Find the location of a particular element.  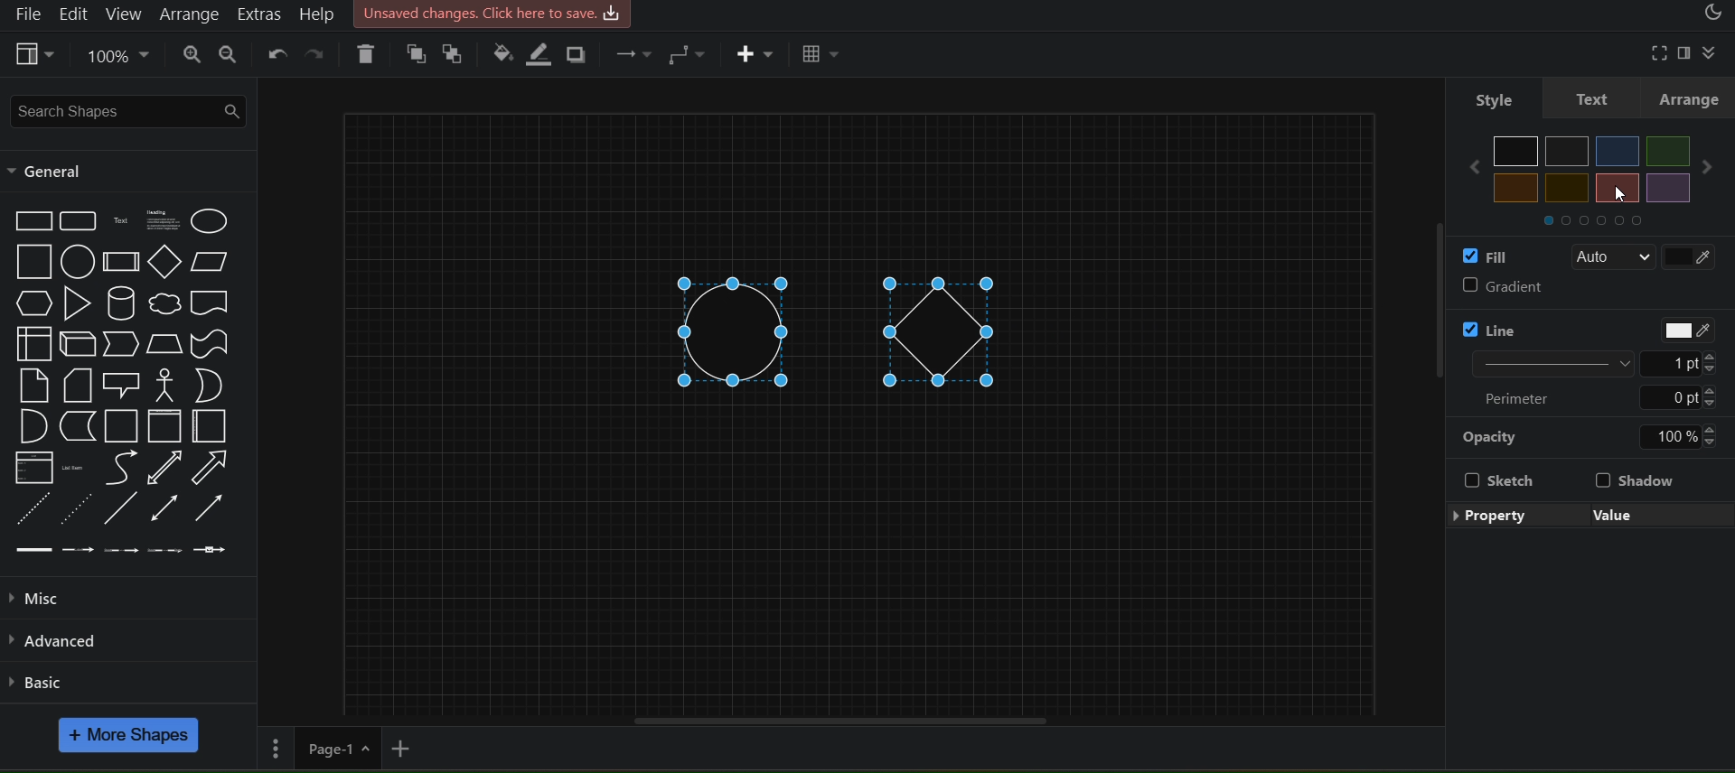

Or is located at coordinates (208, 385).